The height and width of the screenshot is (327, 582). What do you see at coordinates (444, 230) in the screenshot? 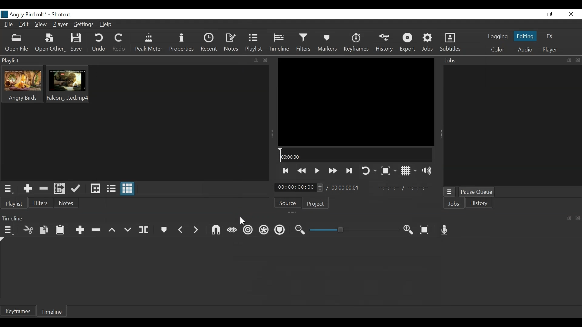
I see `Record audio` at bounding box center [444, 230].